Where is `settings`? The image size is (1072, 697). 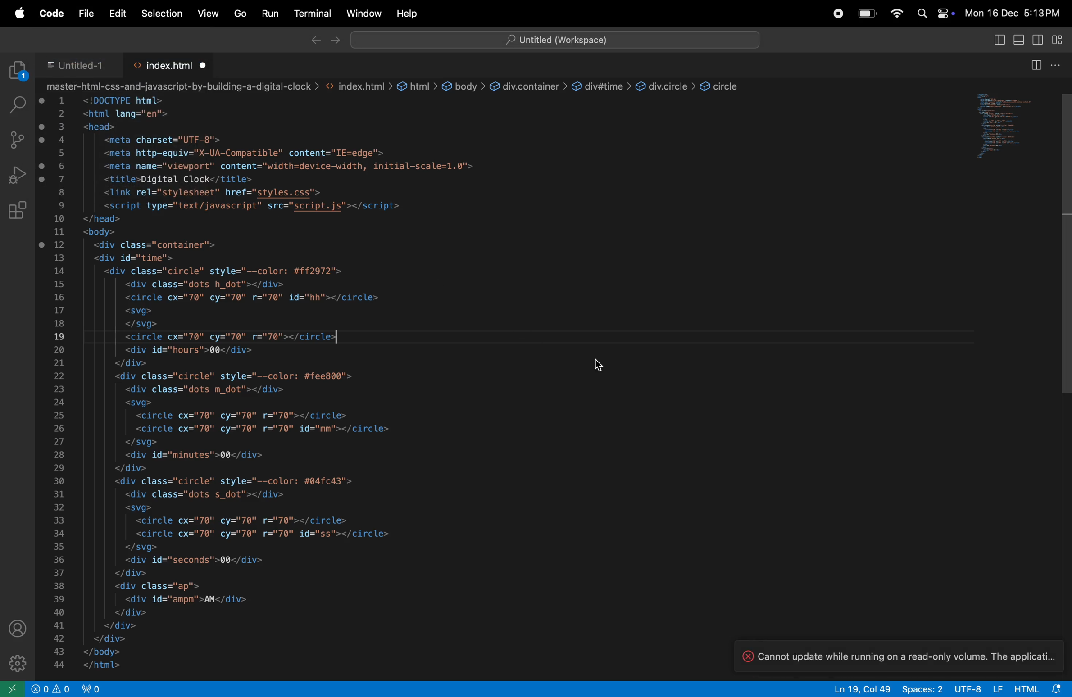 settings is located at coordinates (18, 661).